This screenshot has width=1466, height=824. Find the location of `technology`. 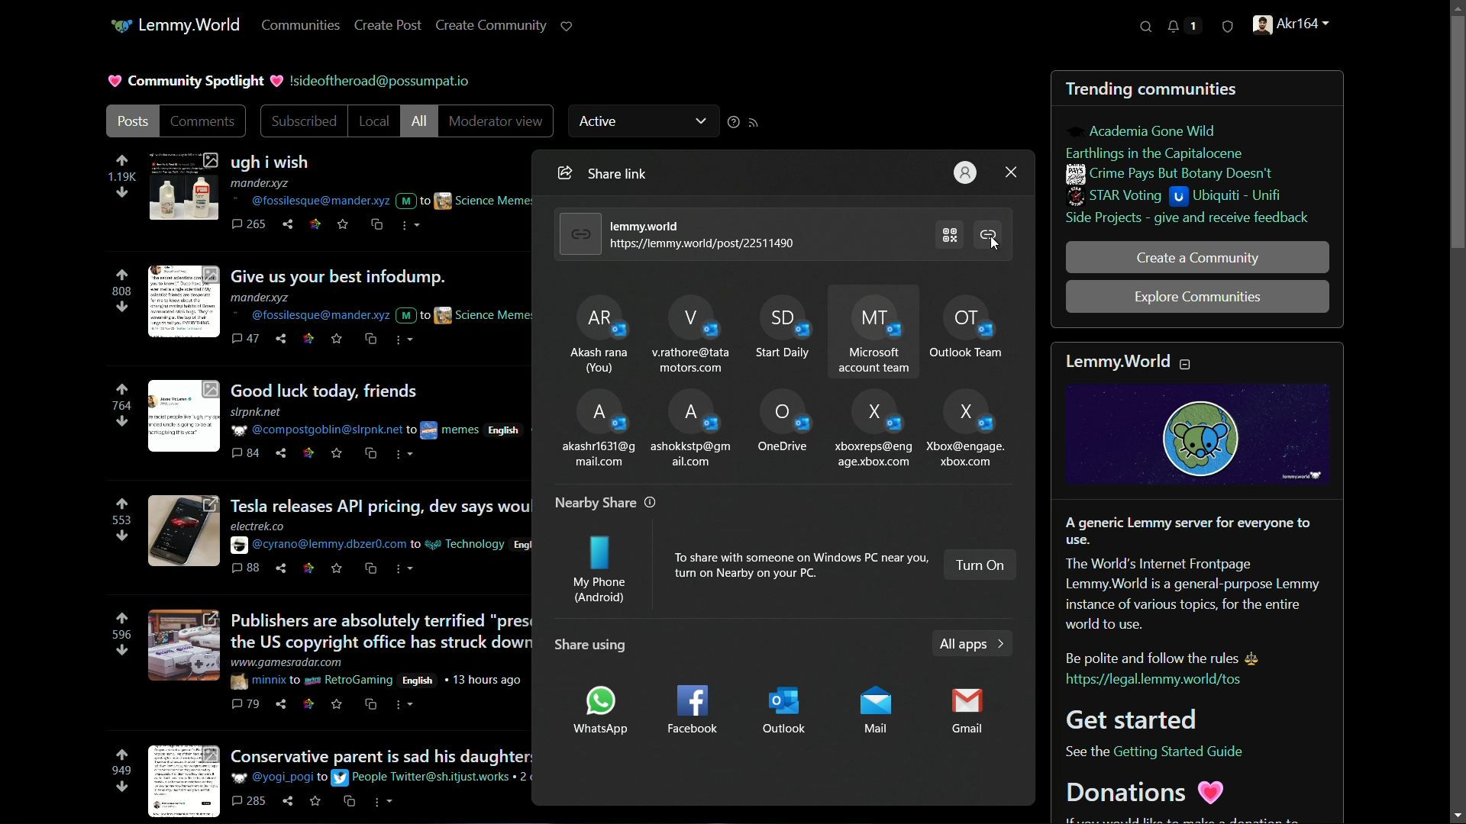

technology is located at coordinates (465, 544).